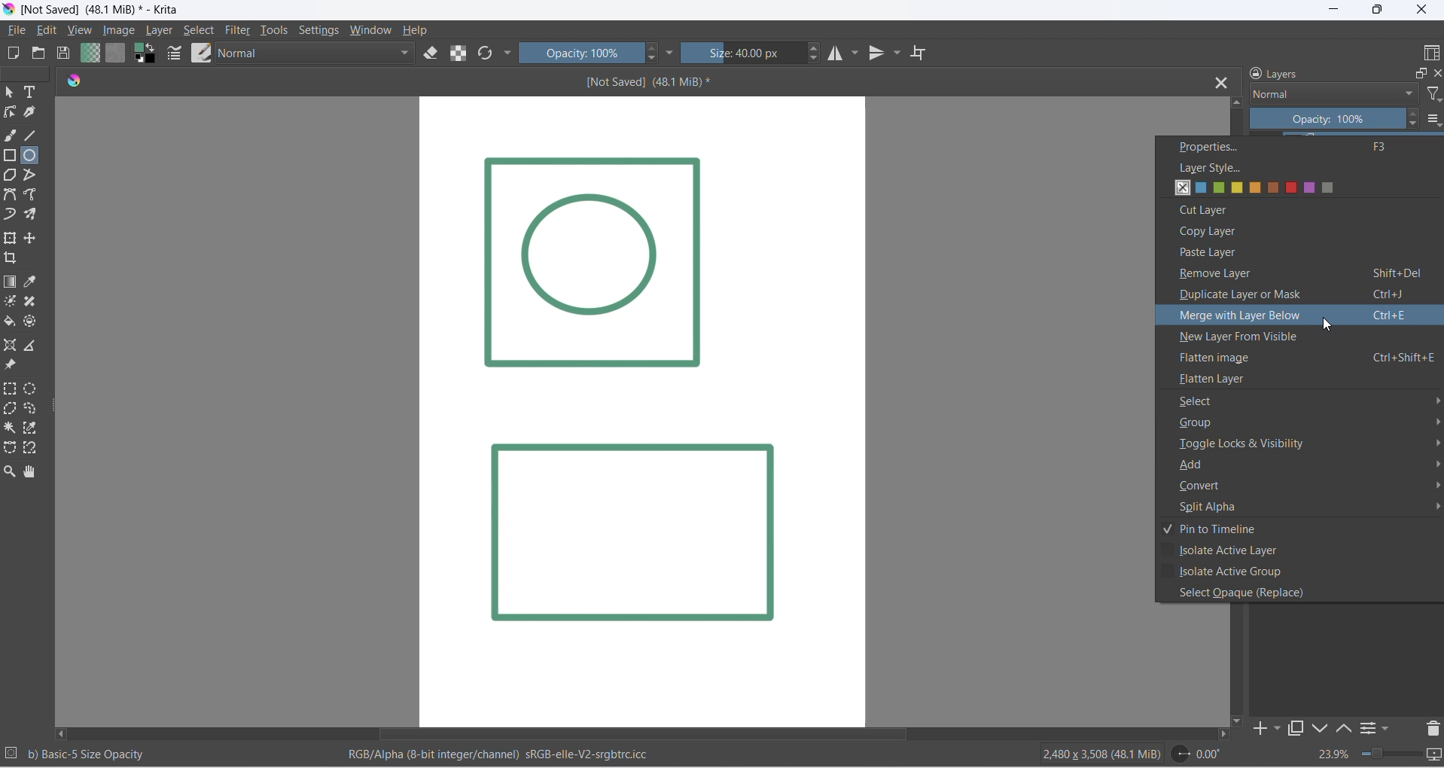  Describe the element at coordinates (1324, 325) in the screenshot. I see `cursor` at that location.